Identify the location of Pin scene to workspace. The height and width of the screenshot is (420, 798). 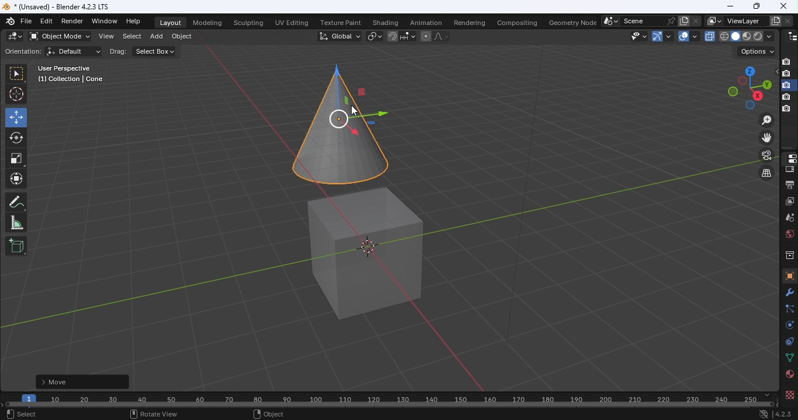
(670, 20).